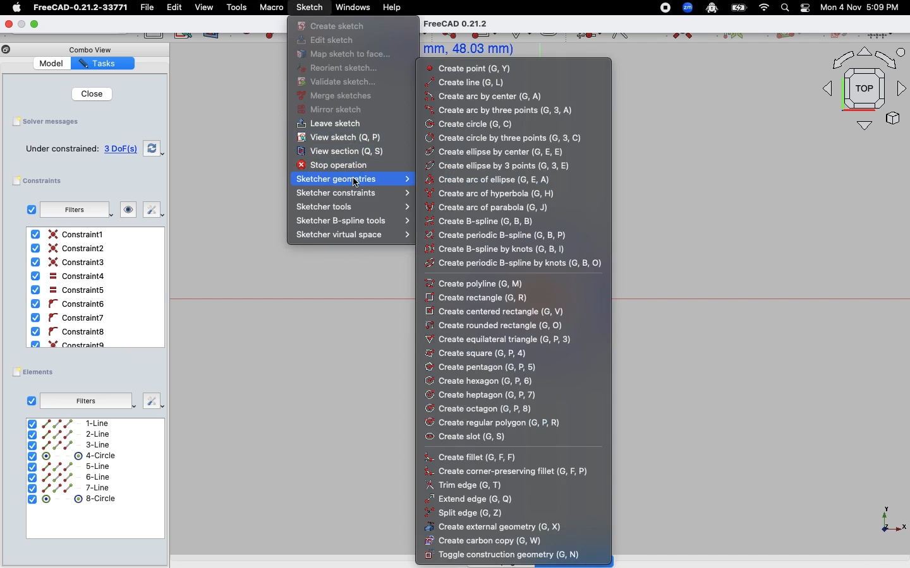 The height and width of the screenshot is (568, 910). What do you see at coordinates (204, 7) in the screenshot?
I see `view` at bounding box center [204, 7].